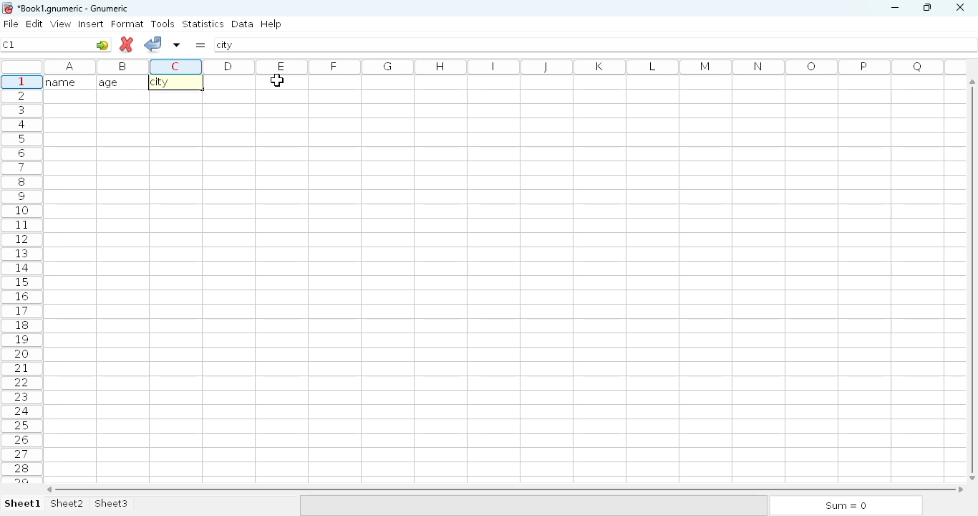  Describe the element at coordinates (959, 8) in the screenshot. I see `close` at that location.